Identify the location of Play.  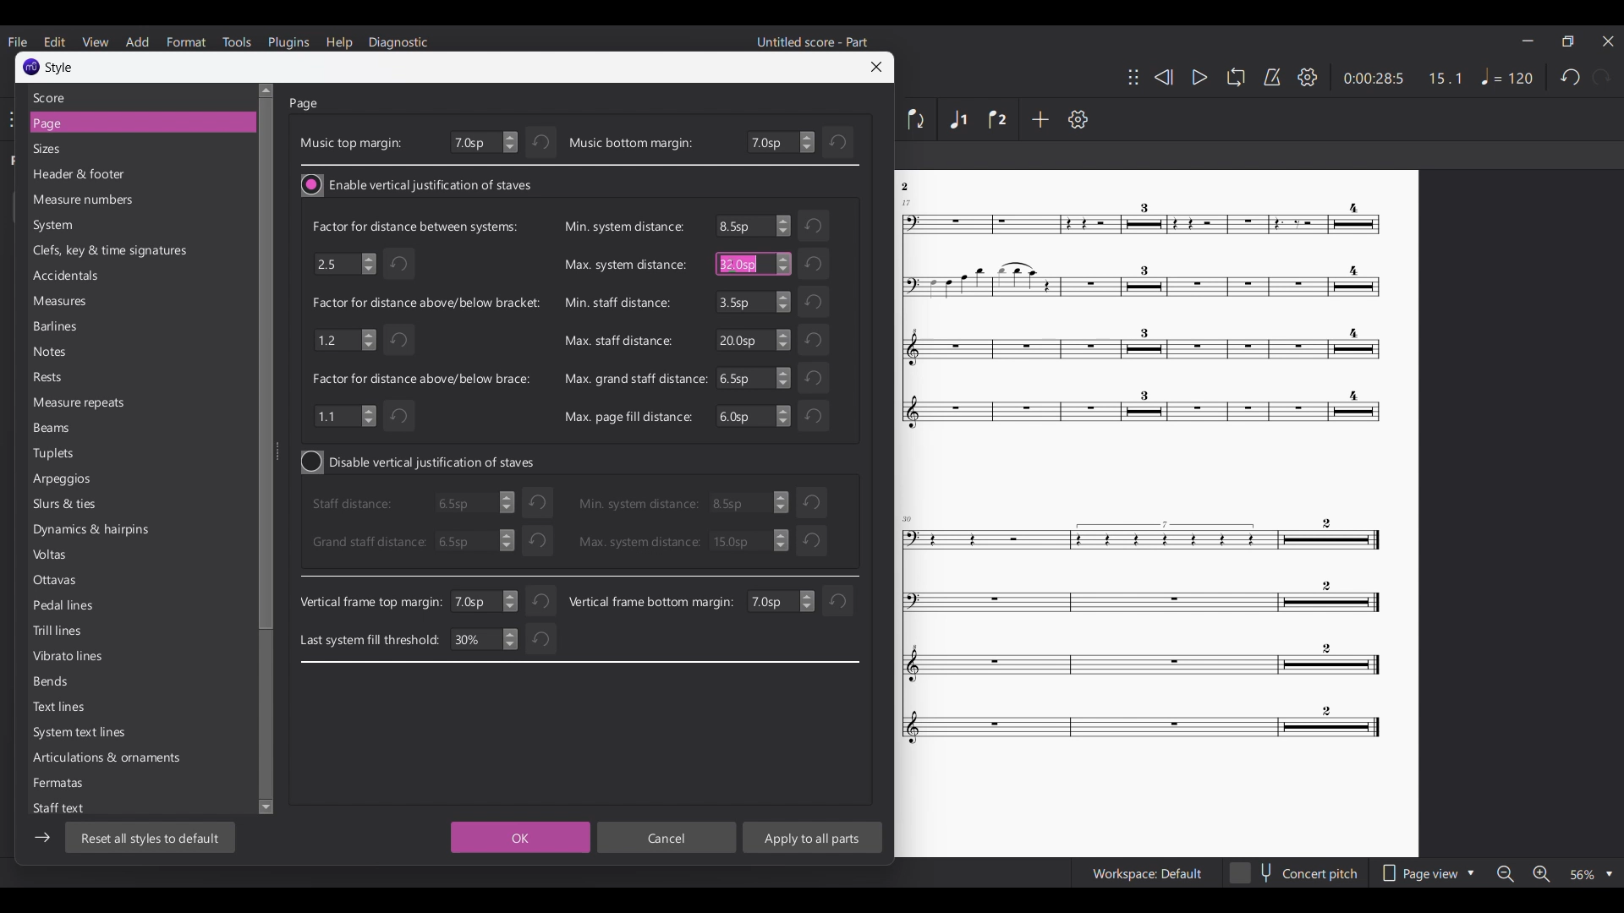
(1200, 78).